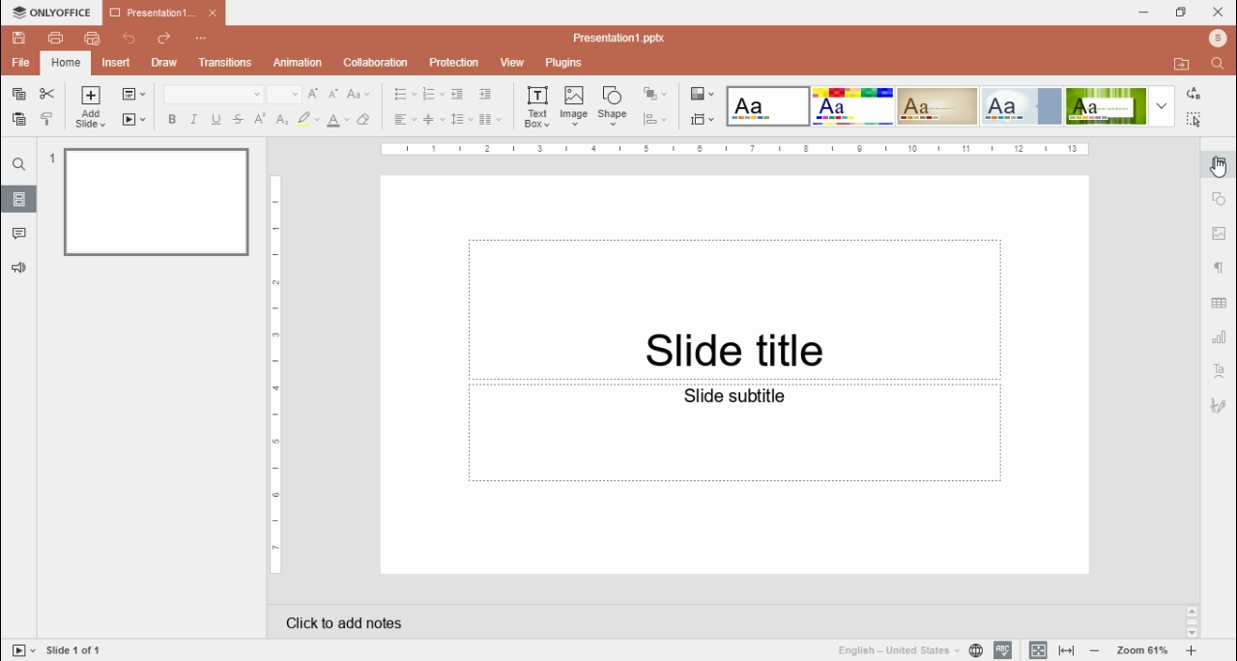 The image size is (1237, 661). Describe the element at coordinates (1144, 13) in the screenshot. I see `minimize` at that location.